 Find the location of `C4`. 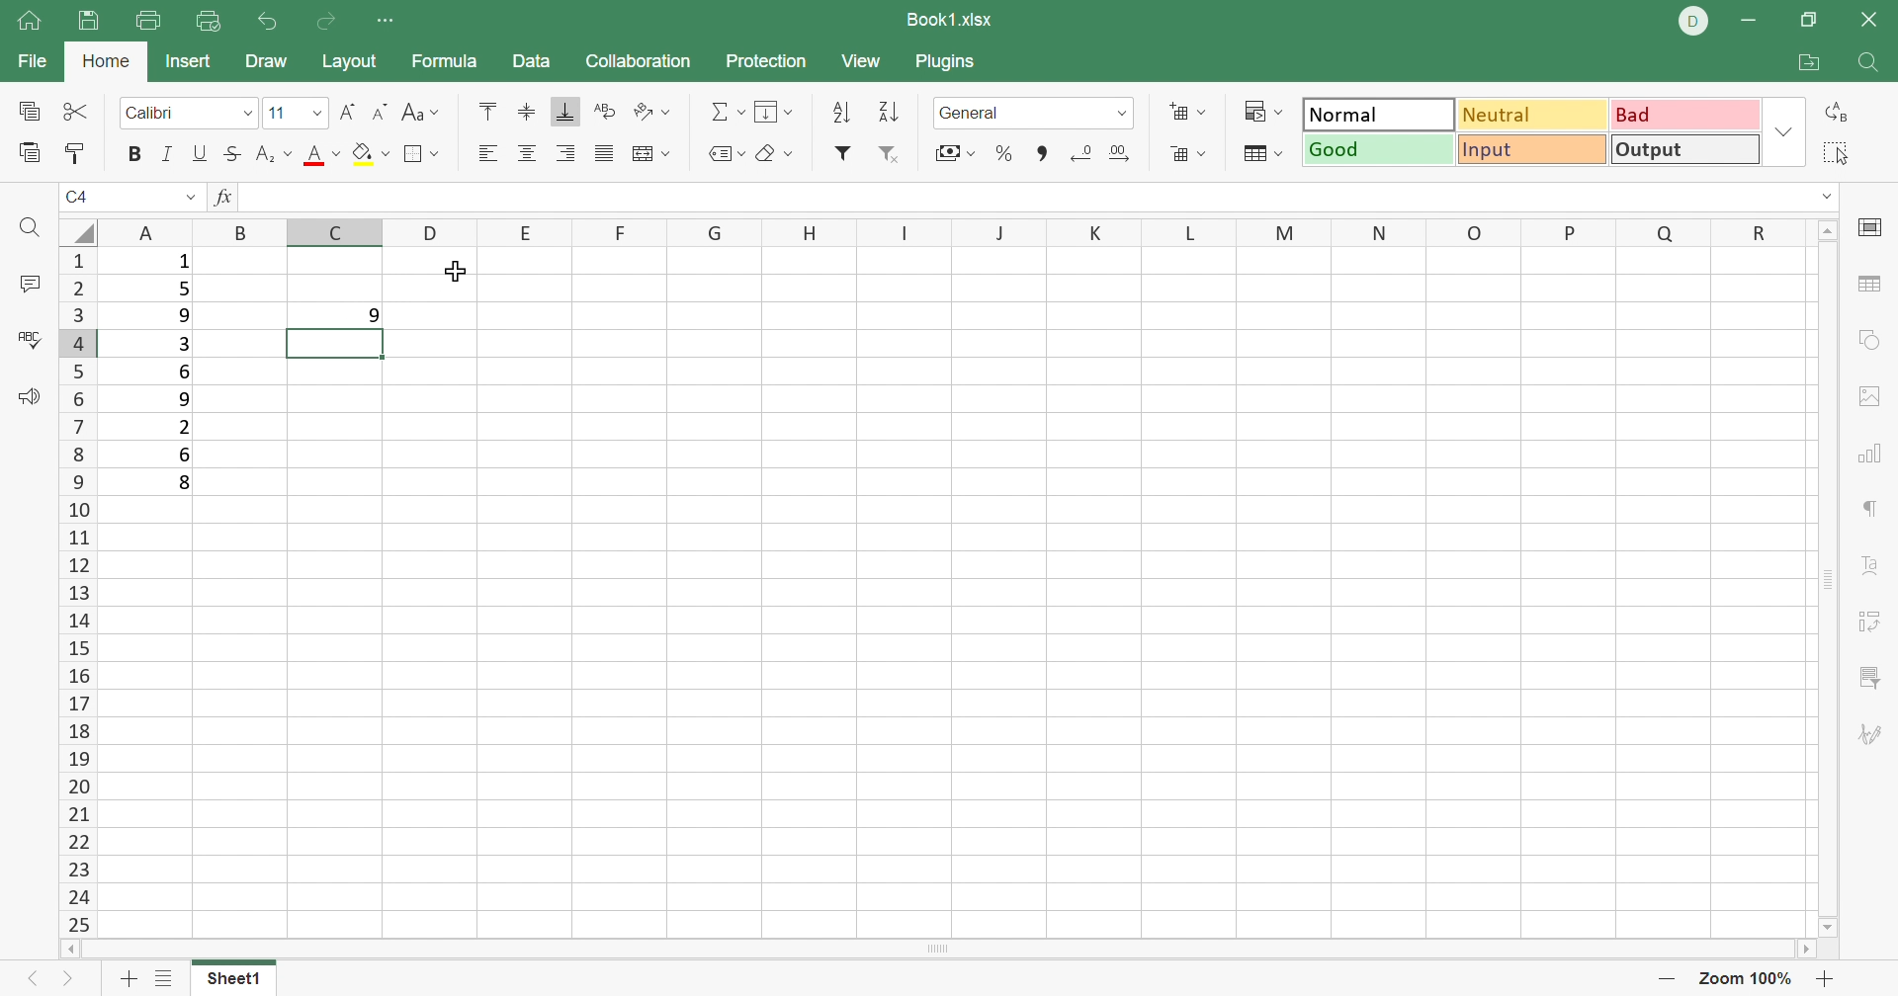

C4 is located at coordinates (80, 197).